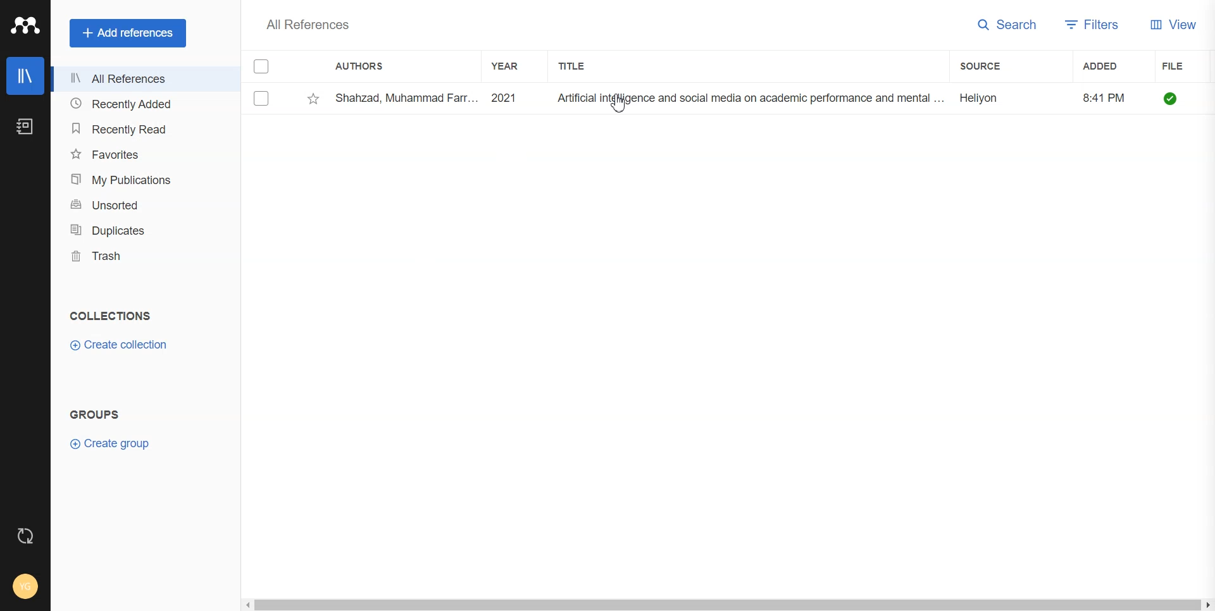 Image resolution: width=1215 pixels, height=611 pixels. What do you see at coordinates (1008, 25) in the screenshot?
I see `Search` at bounding box center [1008, 25].